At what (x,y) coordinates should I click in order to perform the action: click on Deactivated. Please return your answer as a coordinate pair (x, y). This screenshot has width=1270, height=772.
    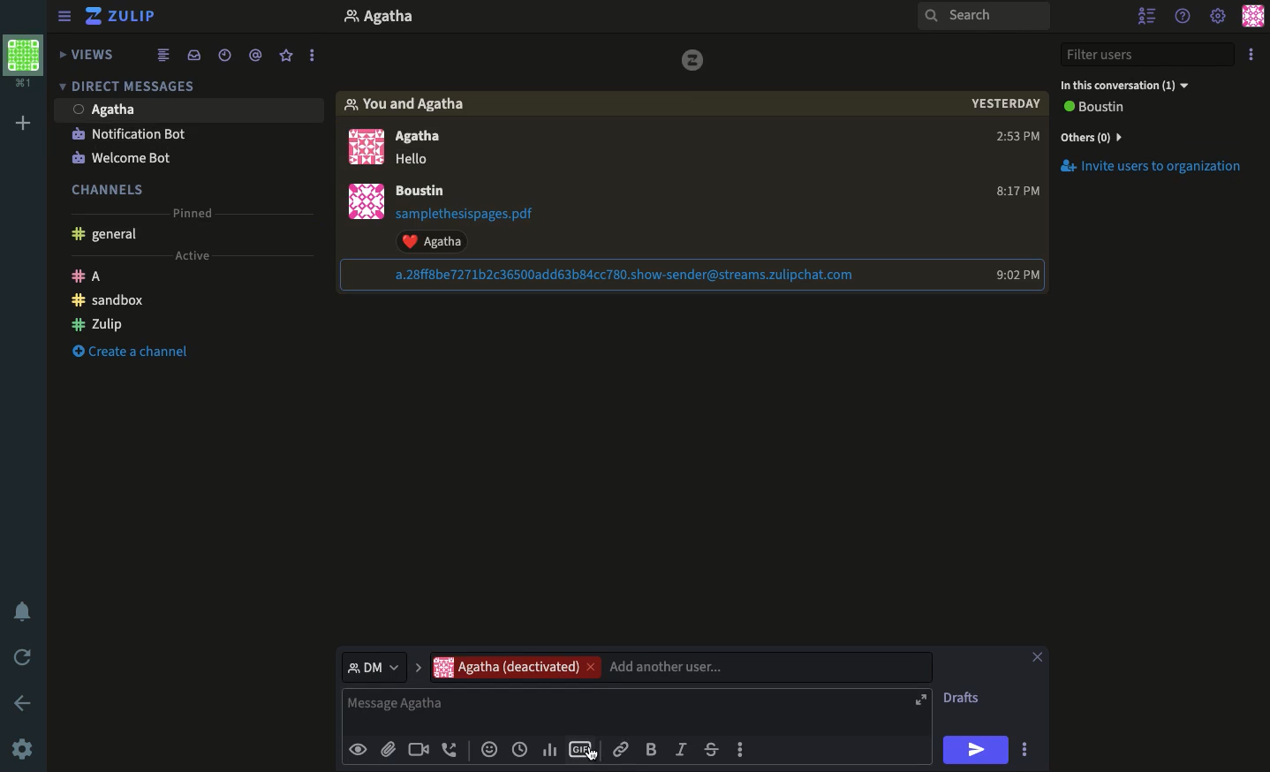
    Looking at the image, I should click on (681, 666).